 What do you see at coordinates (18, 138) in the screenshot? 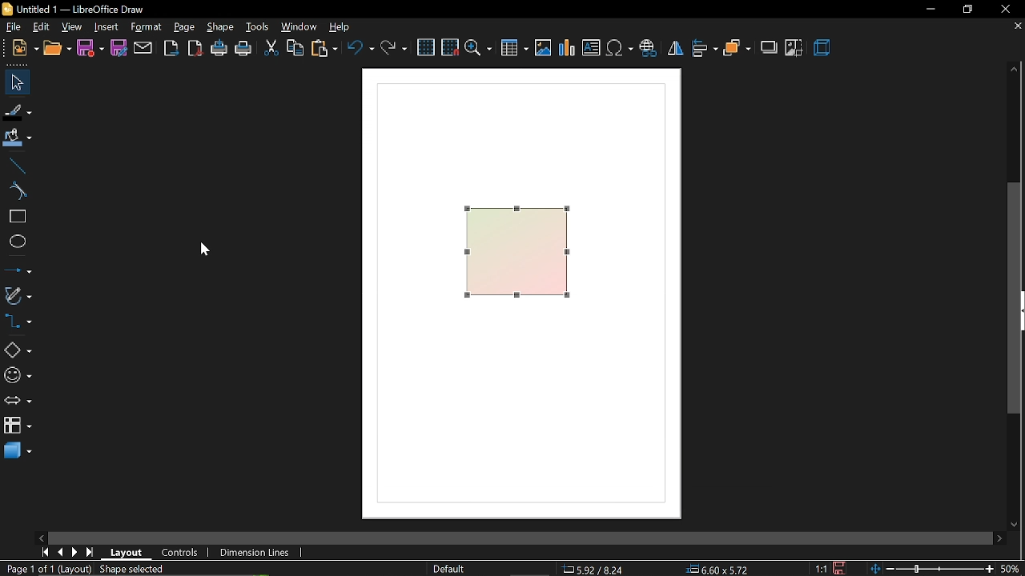
I see `fill color` at bounding box center [18, 138].